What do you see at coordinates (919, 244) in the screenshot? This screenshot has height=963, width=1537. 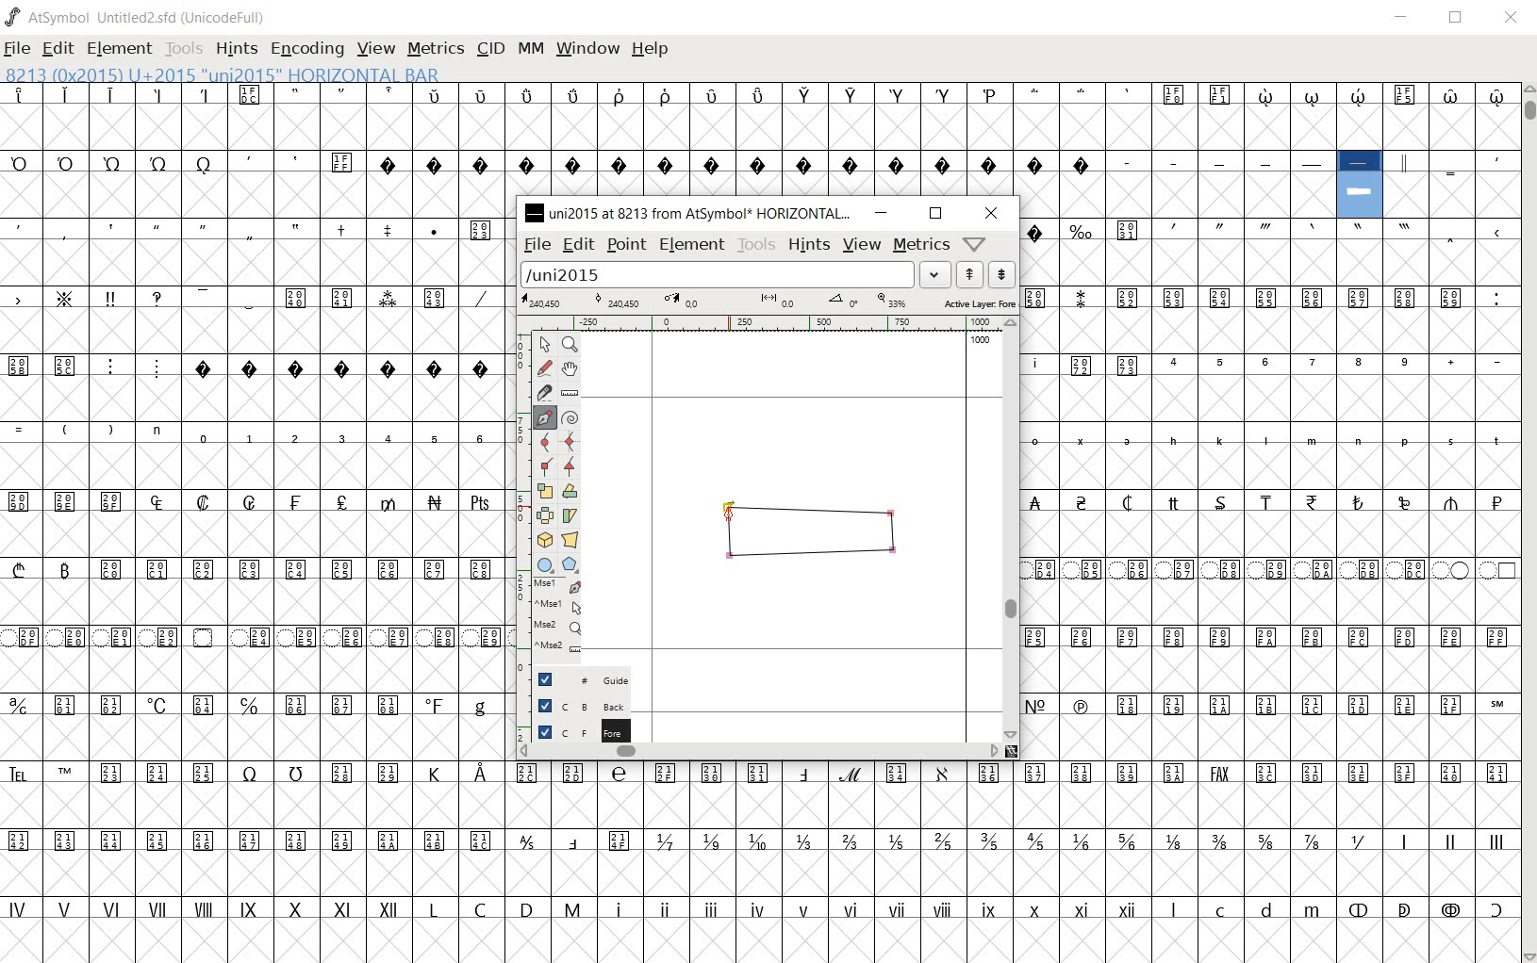 I see `metrics` at bounding box center [919, 244].